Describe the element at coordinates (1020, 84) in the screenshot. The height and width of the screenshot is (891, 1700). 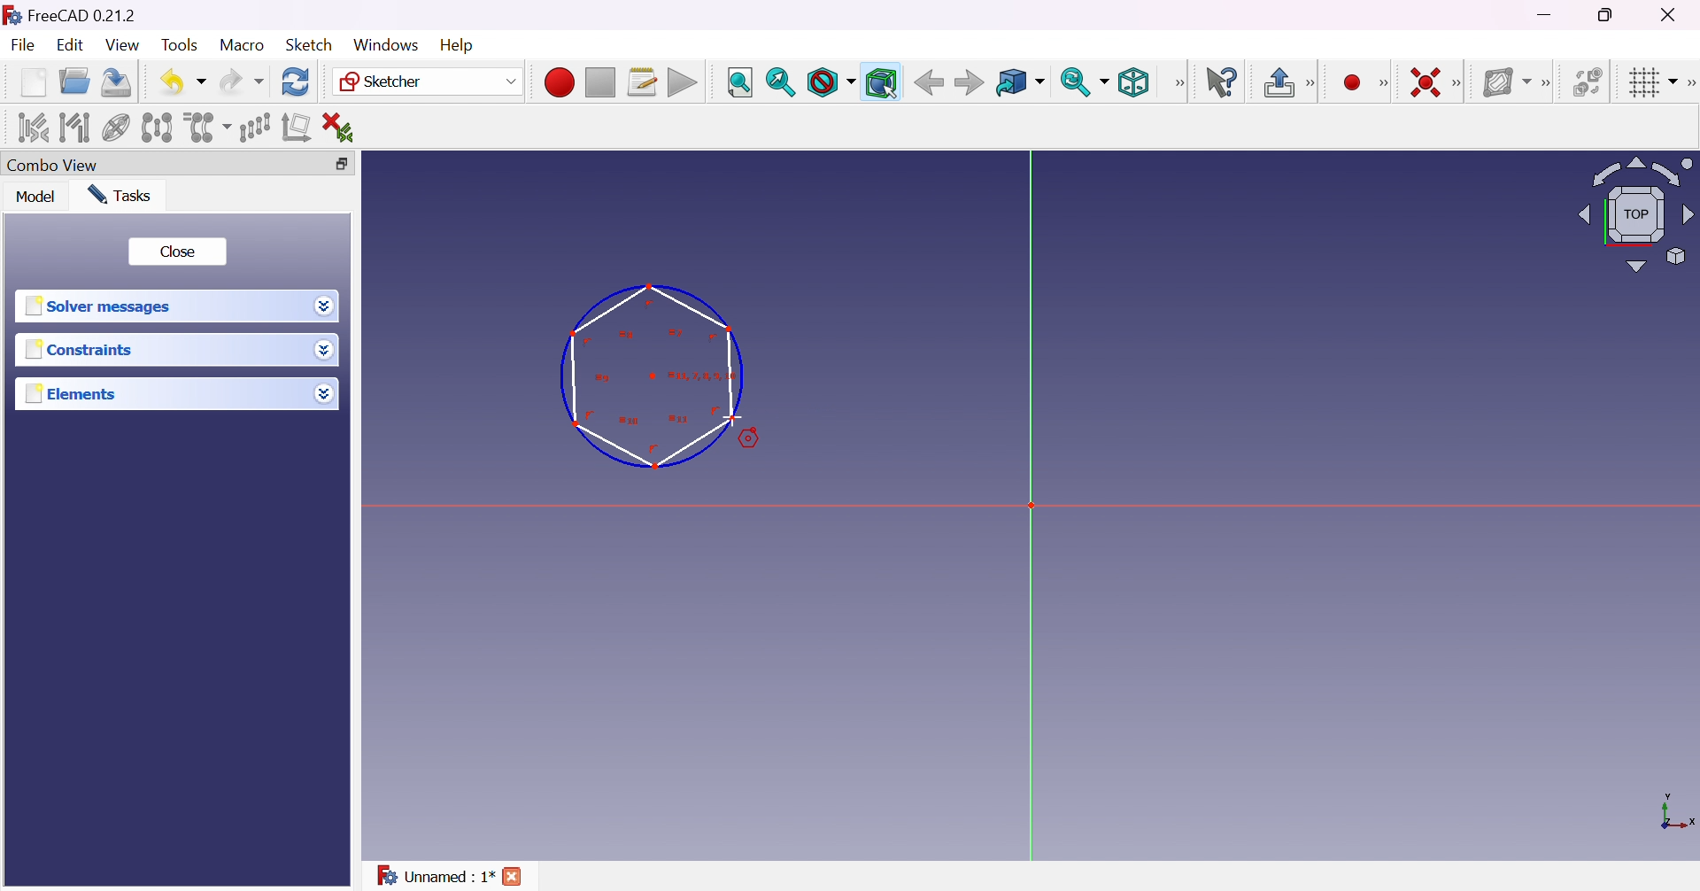
I see `Go to linked object` at that location.